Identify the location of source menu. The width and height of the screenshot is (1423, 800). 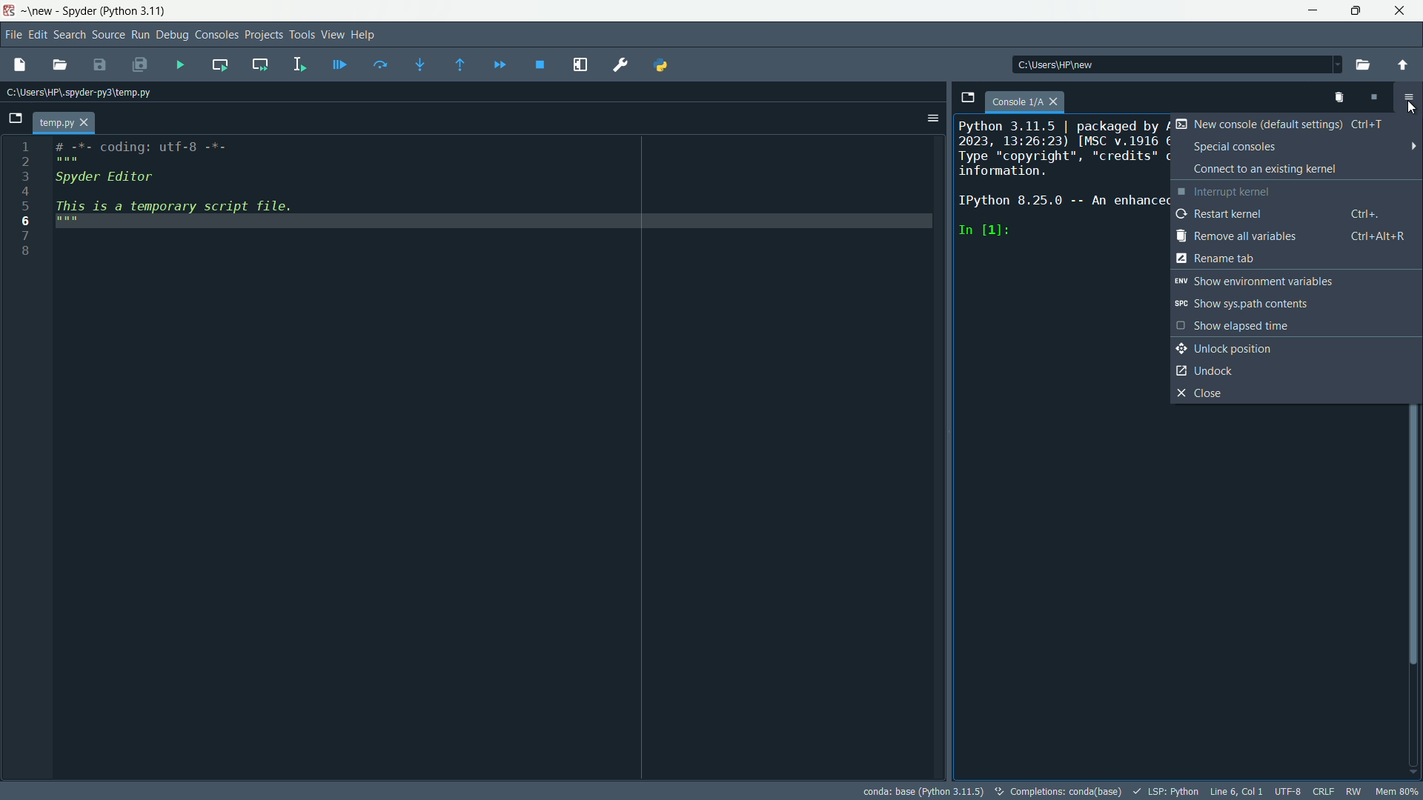
(108, 34).